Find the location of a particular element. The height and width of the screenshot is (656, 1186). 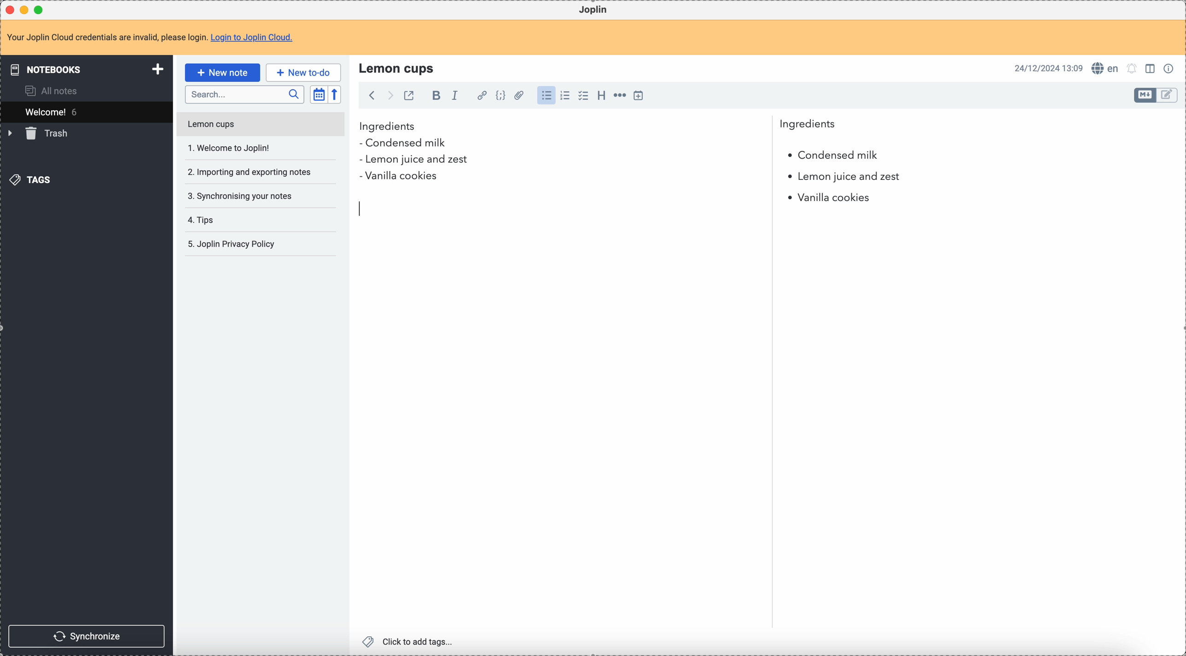

toggle edit layout is located at coordinates (1145, 95).